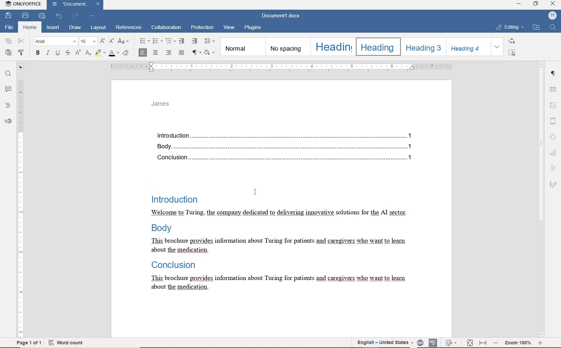 The width and height of the screenshot is (561, 348). I want to click on collaboration, so click(167, 28).